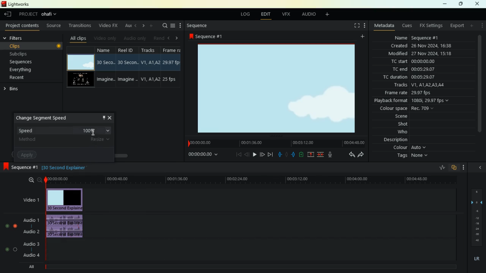 The image size is (486, 273). What do you see at coordinates (30, 231) in the screenshot?
I see `audio2` at bounding box center [30, 231].